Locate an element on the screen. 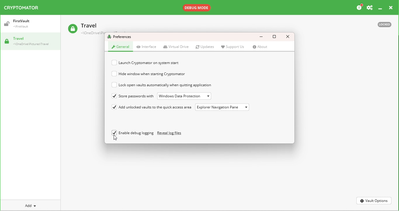 The height and width of the screenshot is (211, 399). Travel is located at coordinates (32, 41).